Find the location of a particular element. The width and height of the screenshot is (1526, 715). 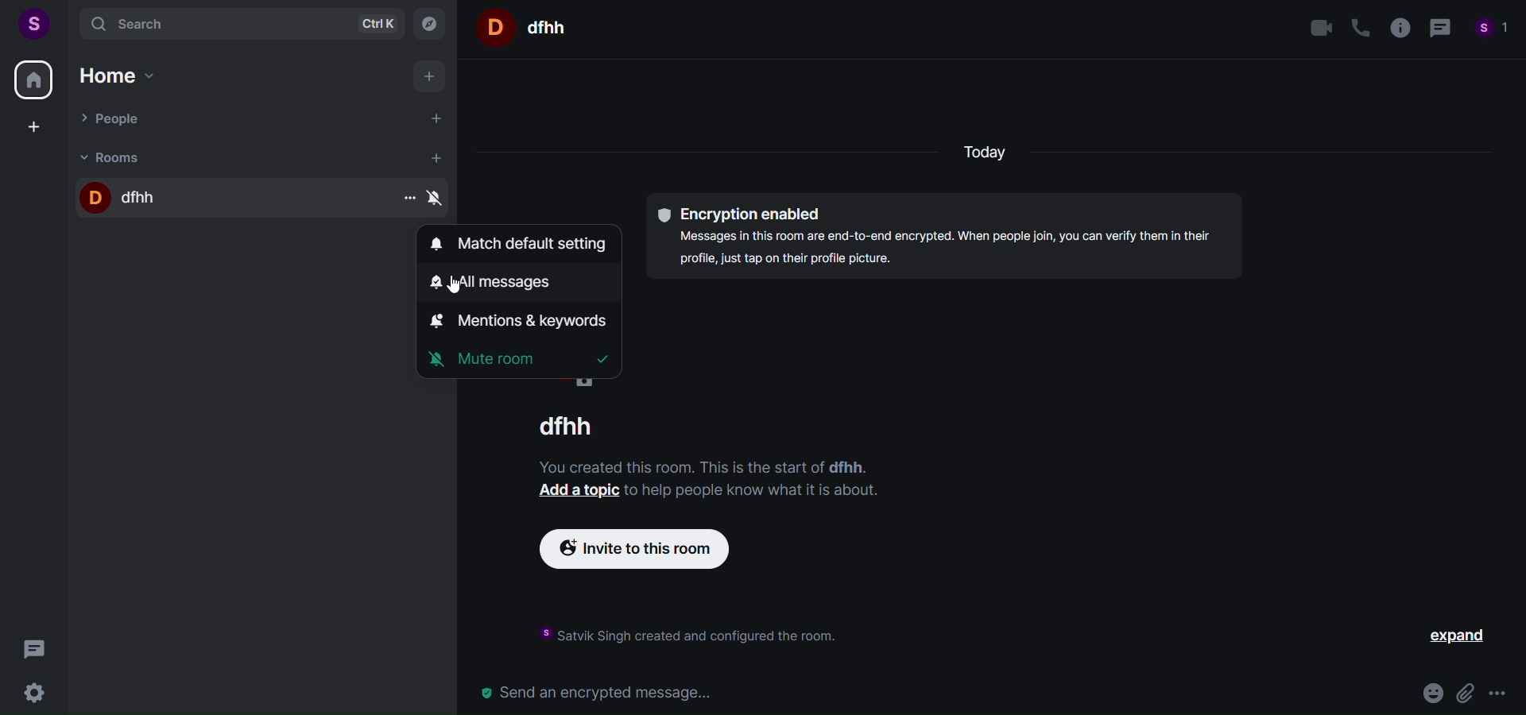

attachment is located at coordinates (1464, 691).